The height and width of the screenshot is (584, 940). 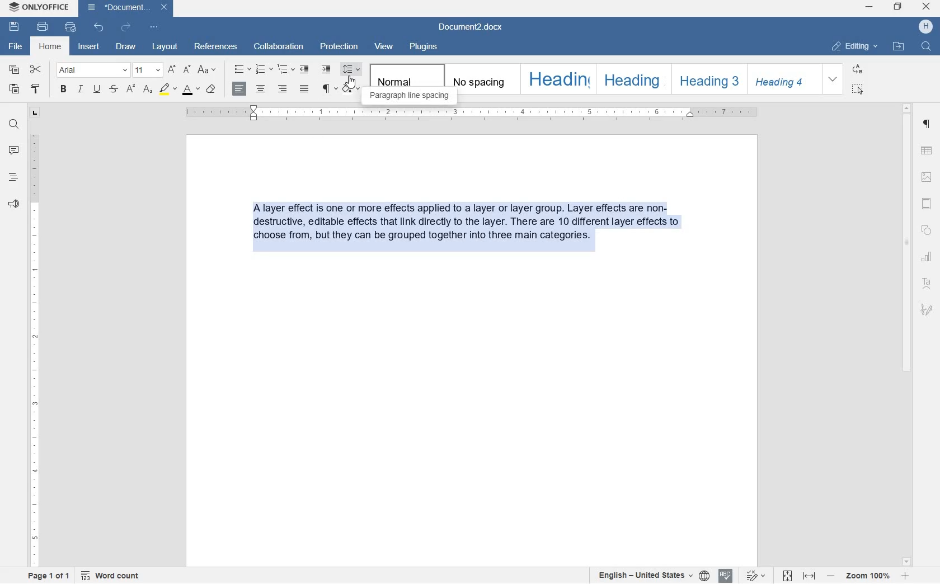 I want to click on paste, so click(x=16, y=90).